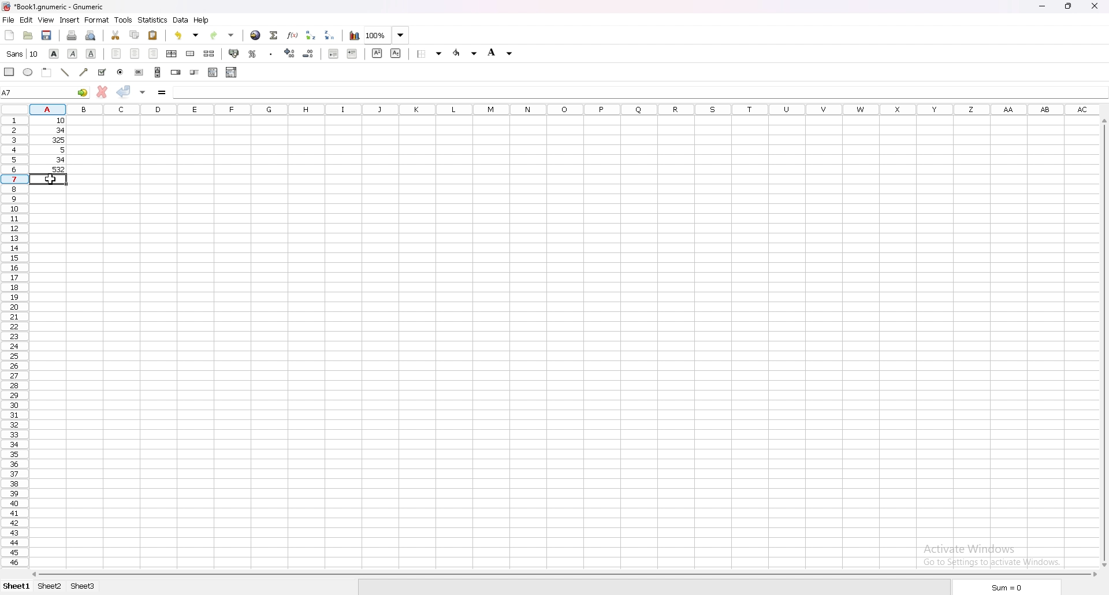 The width and height of the screenshot is (1109, 595). Describe the element at coordinates (52, 121) in the screenshot. I see `10` at that location.